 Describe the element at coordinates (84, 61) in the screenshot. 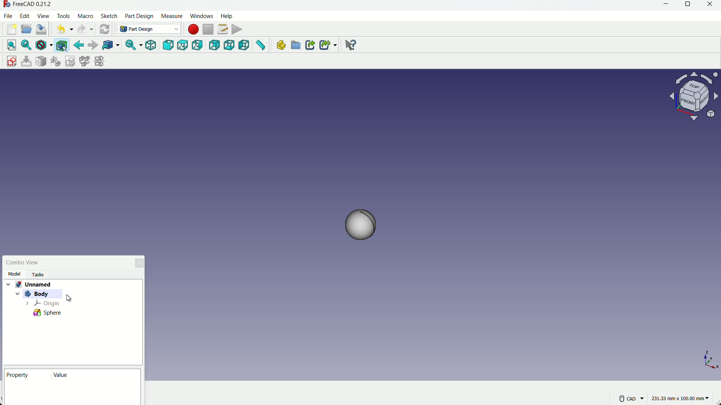

I see `merge sketch` at that location.